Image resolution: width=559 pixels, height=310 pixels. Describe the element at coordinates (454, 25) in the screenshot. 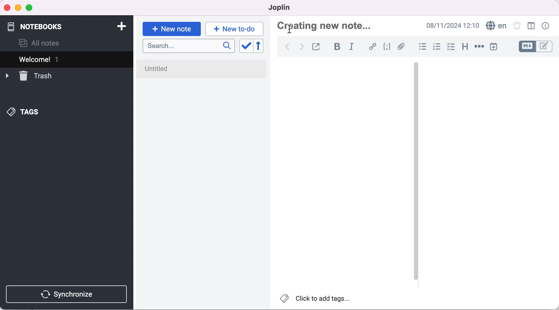

I see `time and date` at that location.